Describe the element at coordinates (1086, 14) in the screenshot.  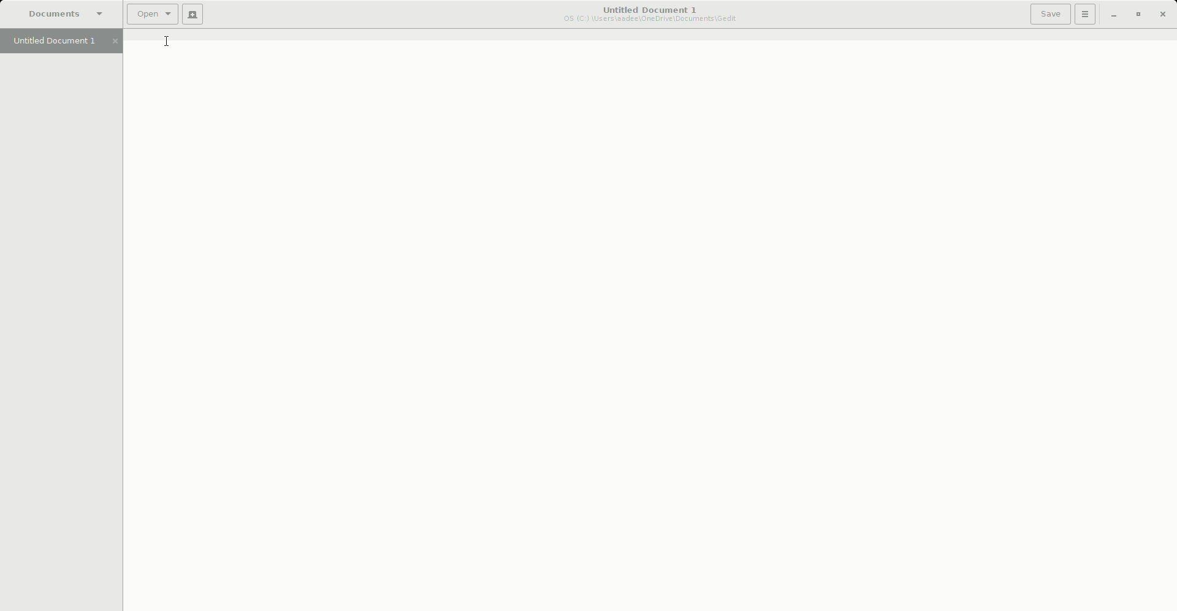
I see `Options` at that location.